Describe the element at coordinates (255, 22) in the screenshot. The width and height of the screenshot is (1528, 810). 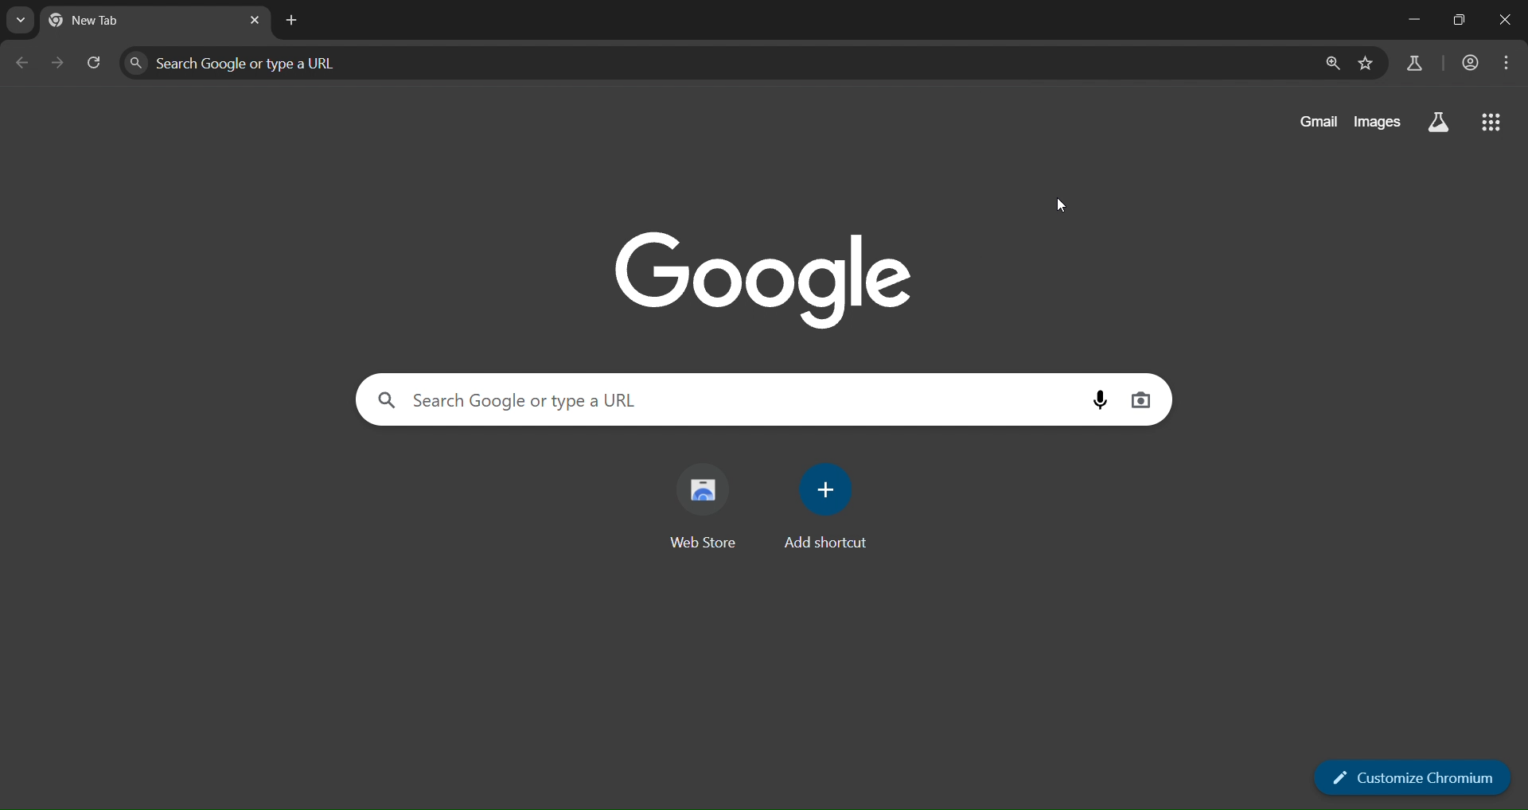
I see `close tab` at that location.